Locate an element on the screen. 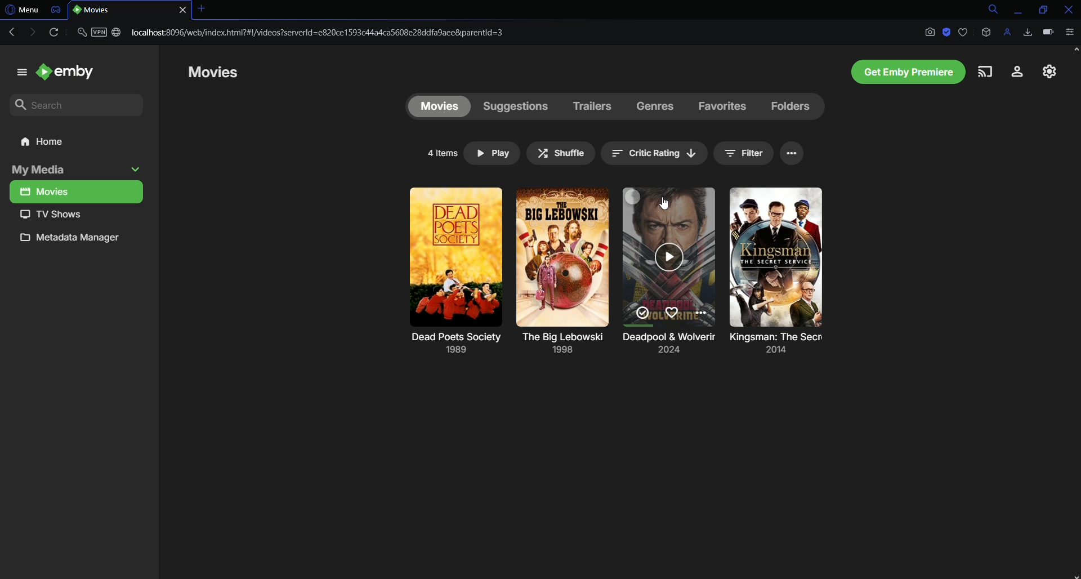 This screenshot has height=579, width=1081. Account is located at coordinates (1012, 73).